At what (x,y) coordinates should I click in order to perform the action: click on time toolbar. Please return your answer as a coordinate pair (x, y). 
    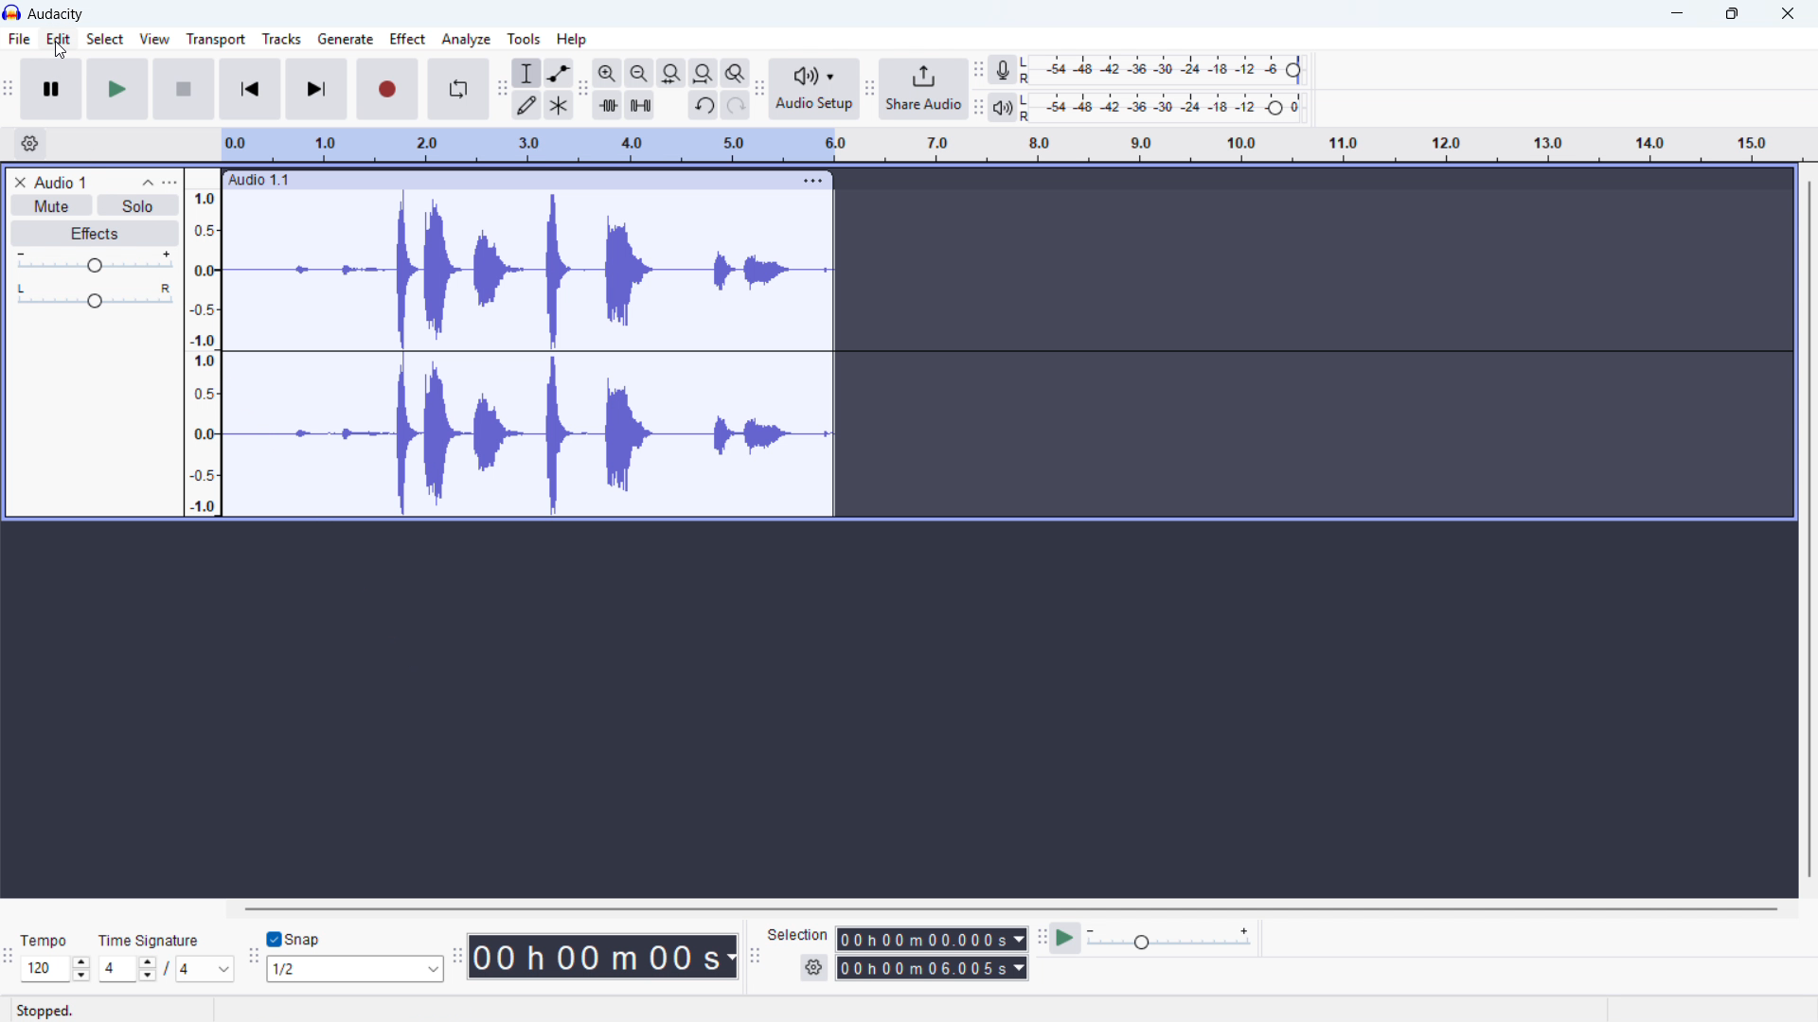
    Looking at the image, I should click on (457, 958).